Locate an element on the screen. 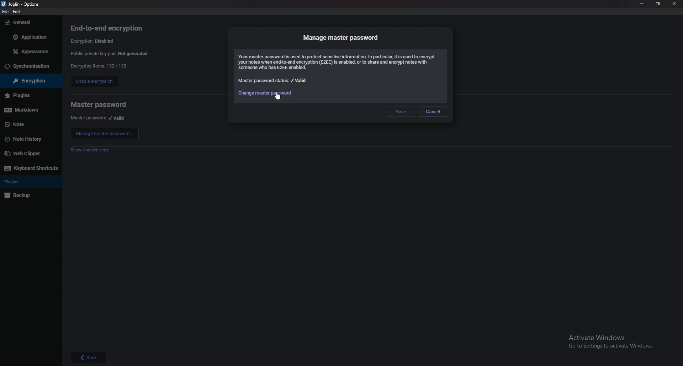  info is located at coordinates (339, 62).